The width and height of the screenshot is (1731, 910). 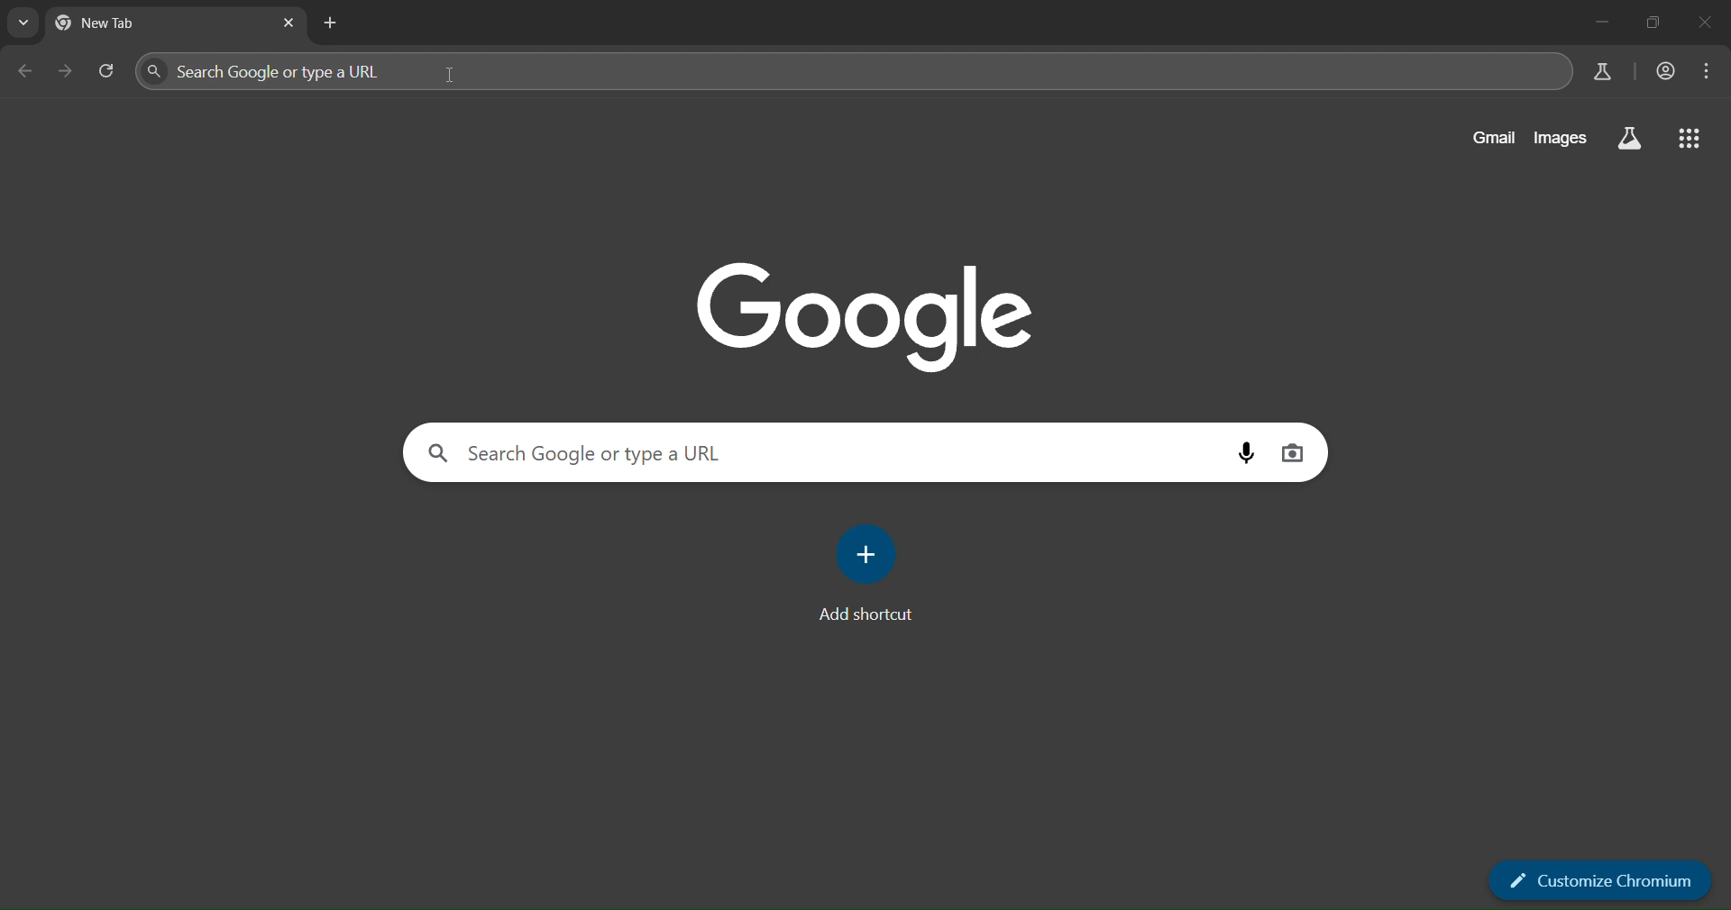 I want to click on search labs, so click(x=1600, y=71).